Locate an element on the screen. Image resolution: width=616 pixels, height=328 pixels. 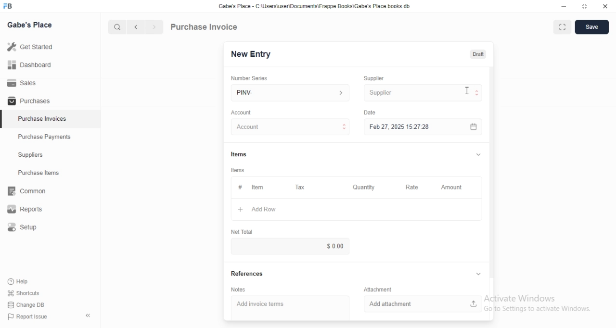
Purchase Items is located at coordinates (51, 173).